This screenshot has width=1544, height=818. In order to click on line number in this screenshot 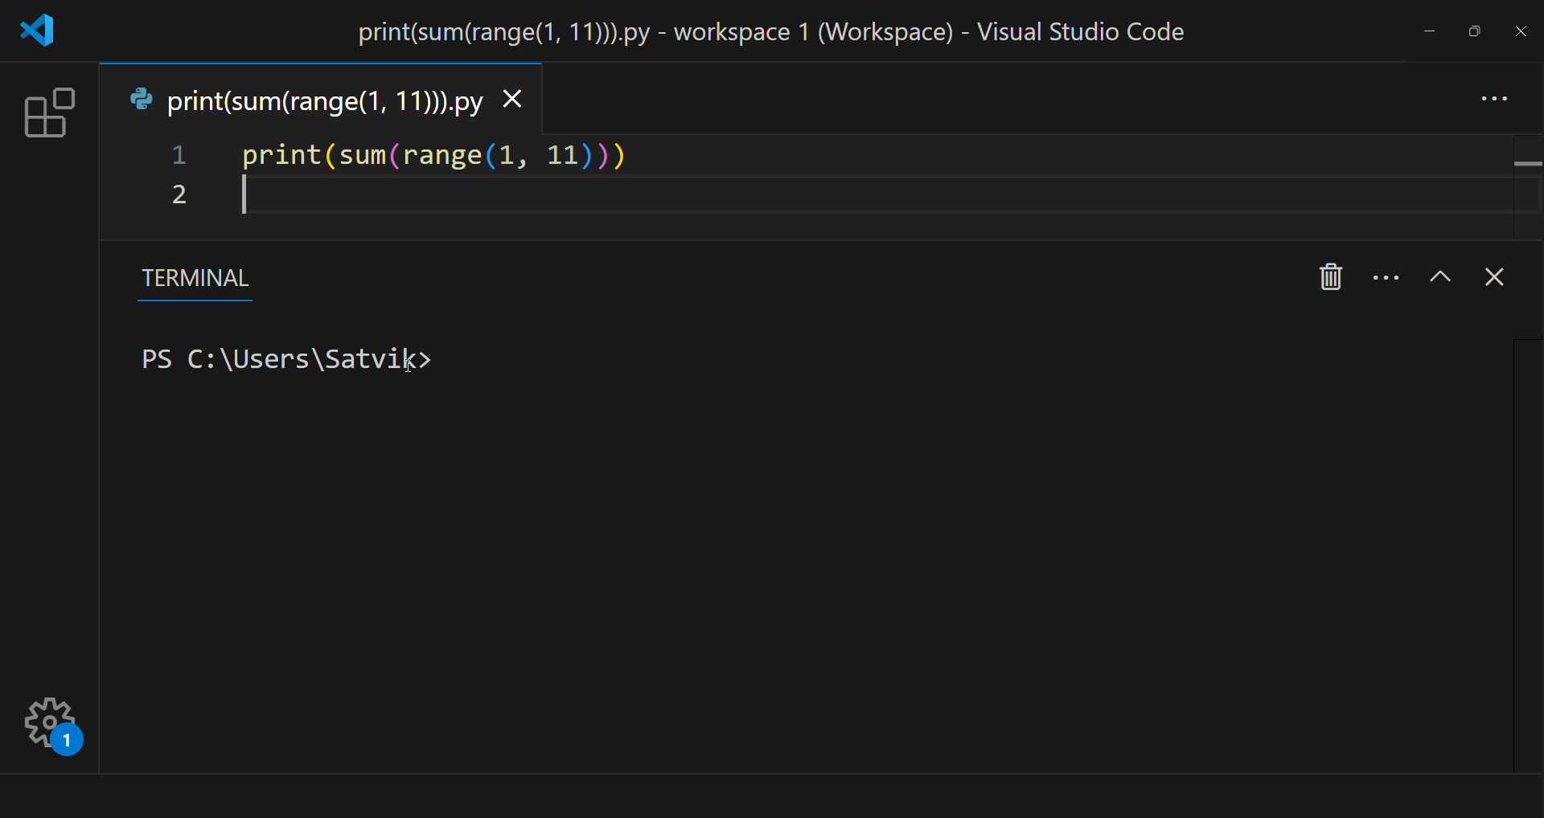, I will do `click(176, 182)`.